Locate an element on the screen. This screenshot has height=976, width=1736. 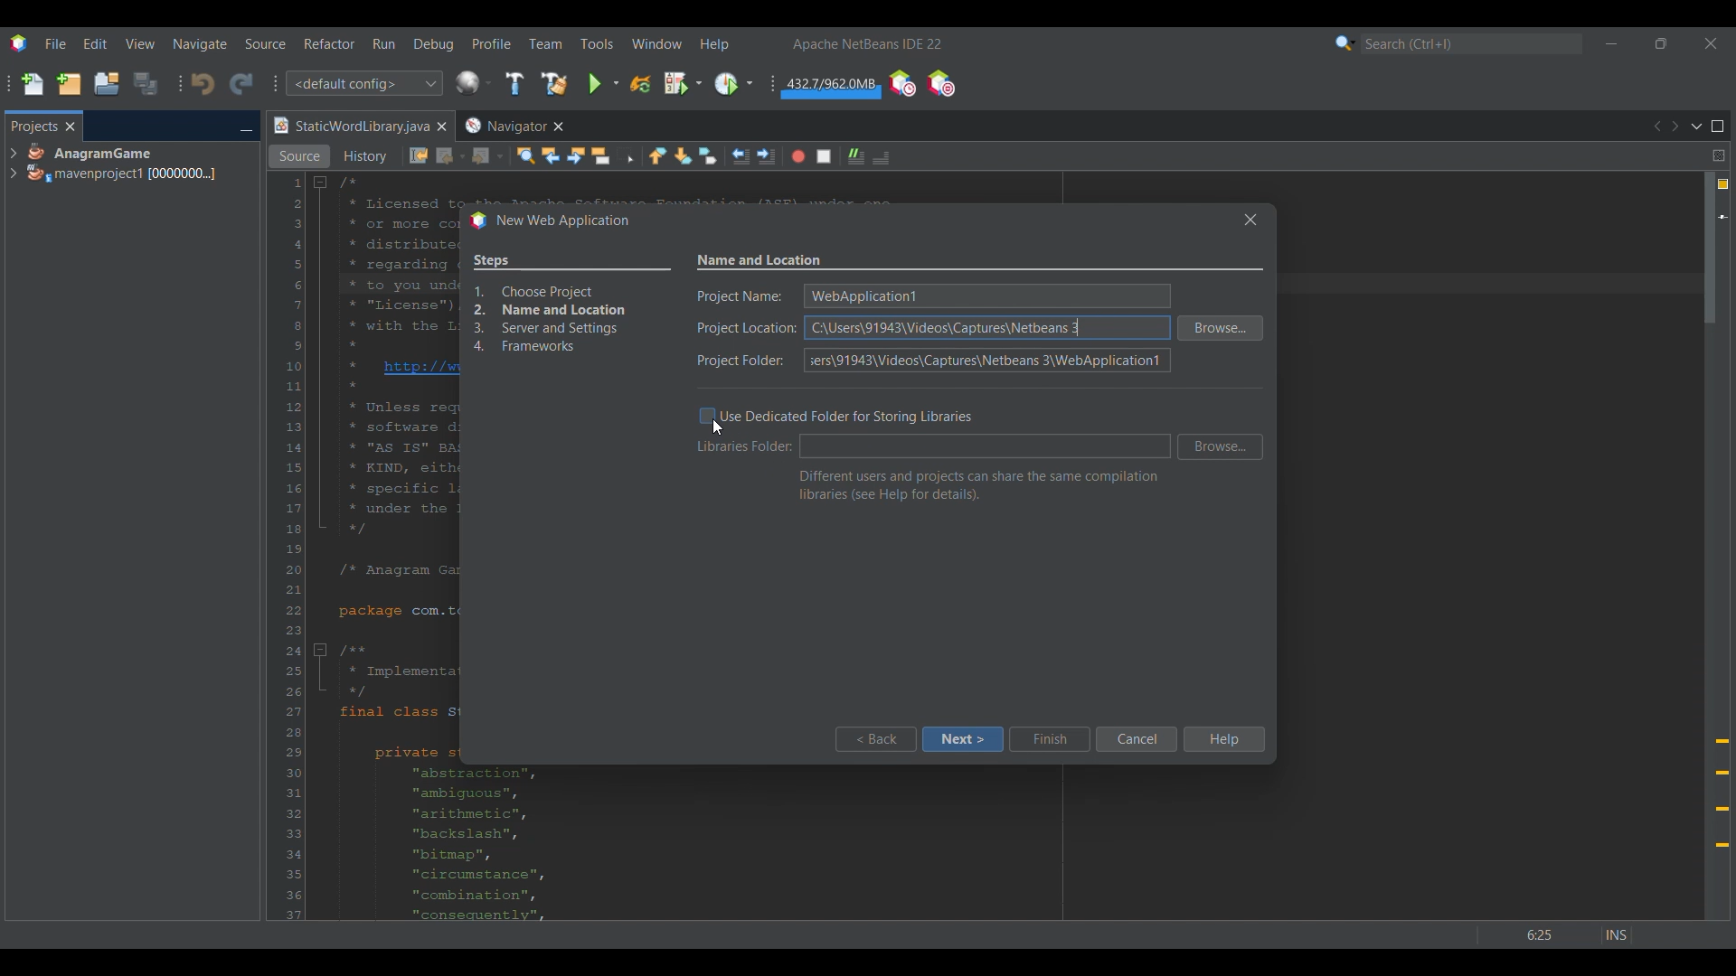
Software name and version is located at coordinates (868, 43).